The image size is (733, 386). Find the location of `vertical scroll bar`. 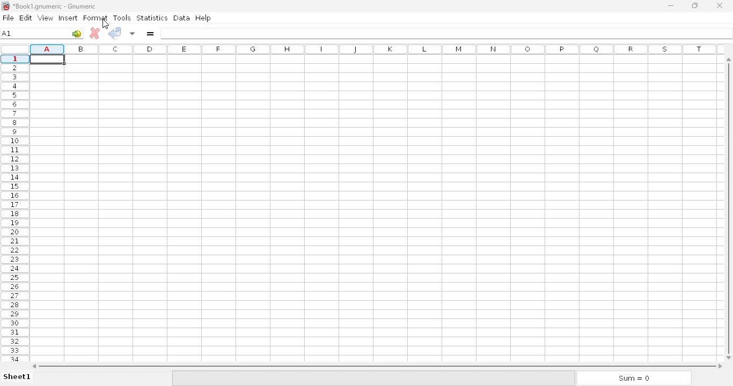

vertical scroll bar is located at coordinates (730, 207).